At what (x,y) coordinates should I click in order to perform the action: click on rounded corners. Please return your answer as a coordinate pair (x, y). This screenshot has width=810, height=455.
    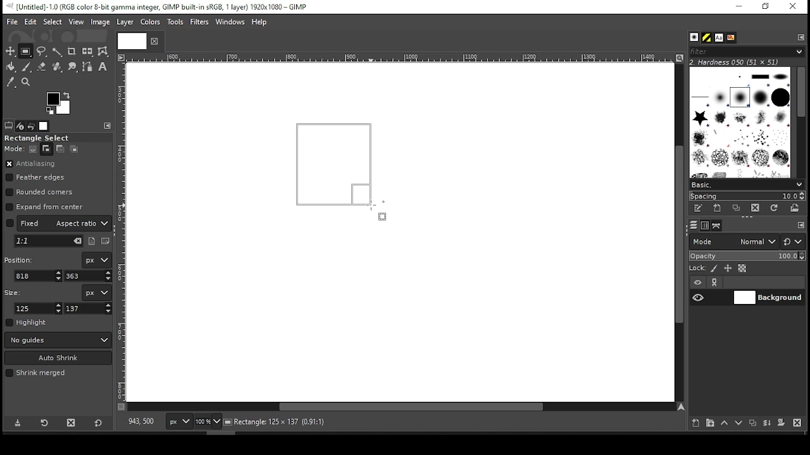
    Looking at the image, I should click on (41, 192).